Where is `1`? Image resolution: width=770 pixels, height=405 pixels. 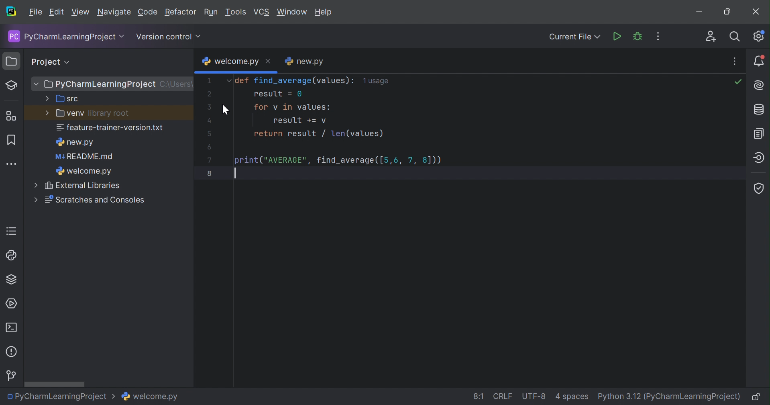
1 is located at coordinates (211, 81).